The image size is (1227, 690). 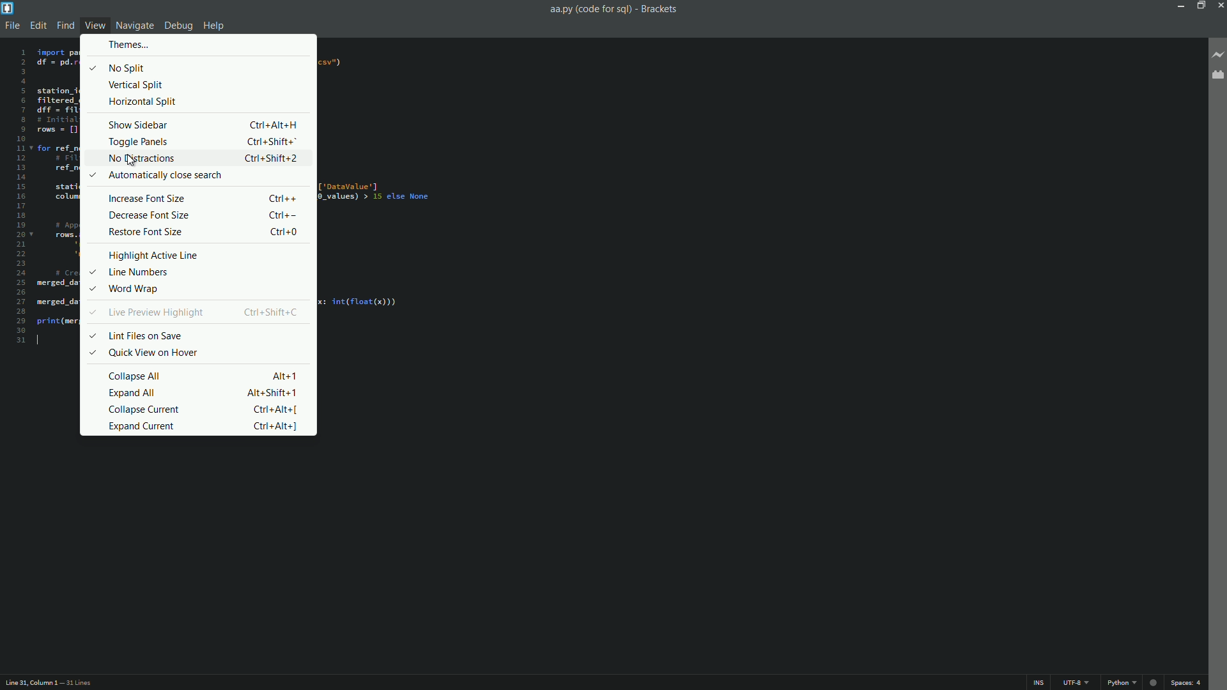 What do you see at coordinates (40, 341) in the screenshot?
I see `text cursor` at bounding box center [40, 341].